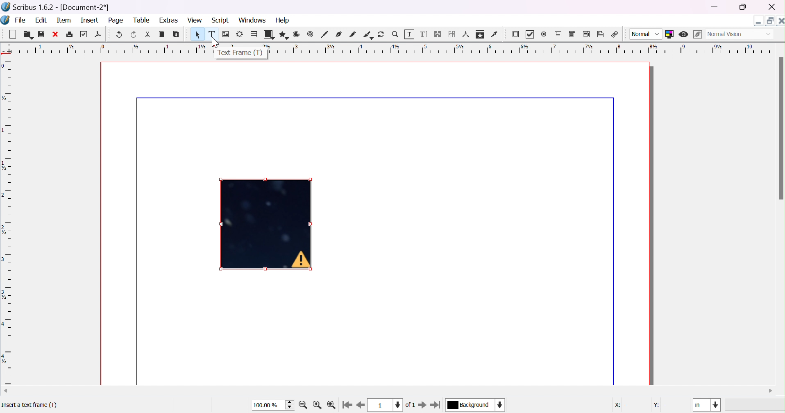 The height and width of the screenshot is (413, 785). What do you see at coordinates (147, 34) in the screenshot?
I see `cut` at bounding box center [147, 34].